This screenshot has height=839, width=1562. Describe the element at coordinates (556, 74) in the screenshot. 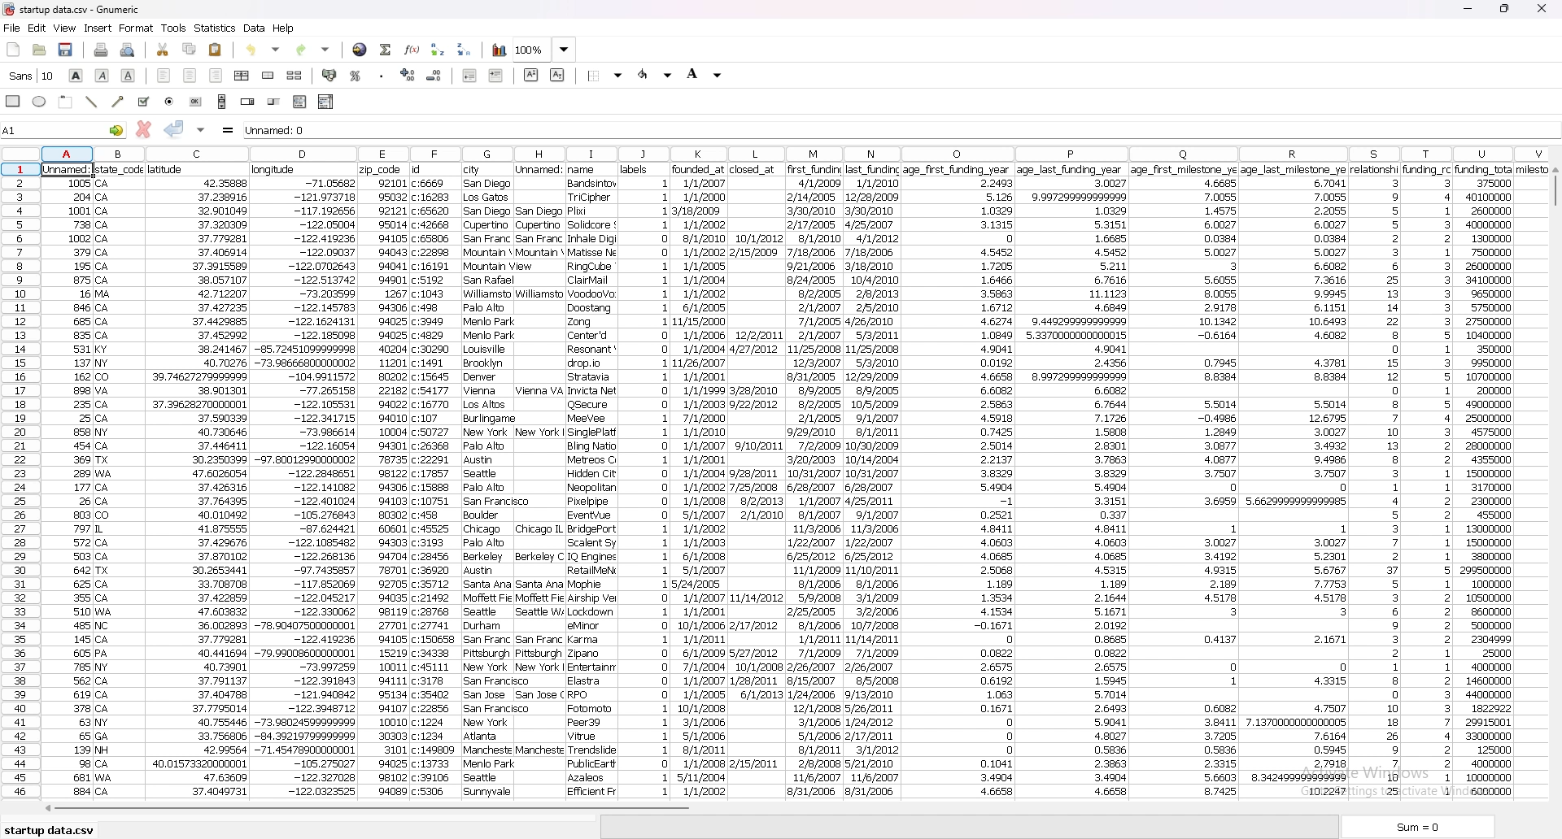

I see `subscript` at that location.